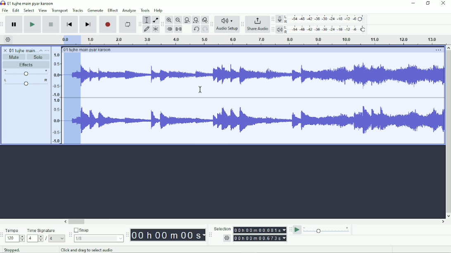  What do you see at coordinates (41, 50) in the screenshot?
I see `Collapse` at bounding box center [41, 50].